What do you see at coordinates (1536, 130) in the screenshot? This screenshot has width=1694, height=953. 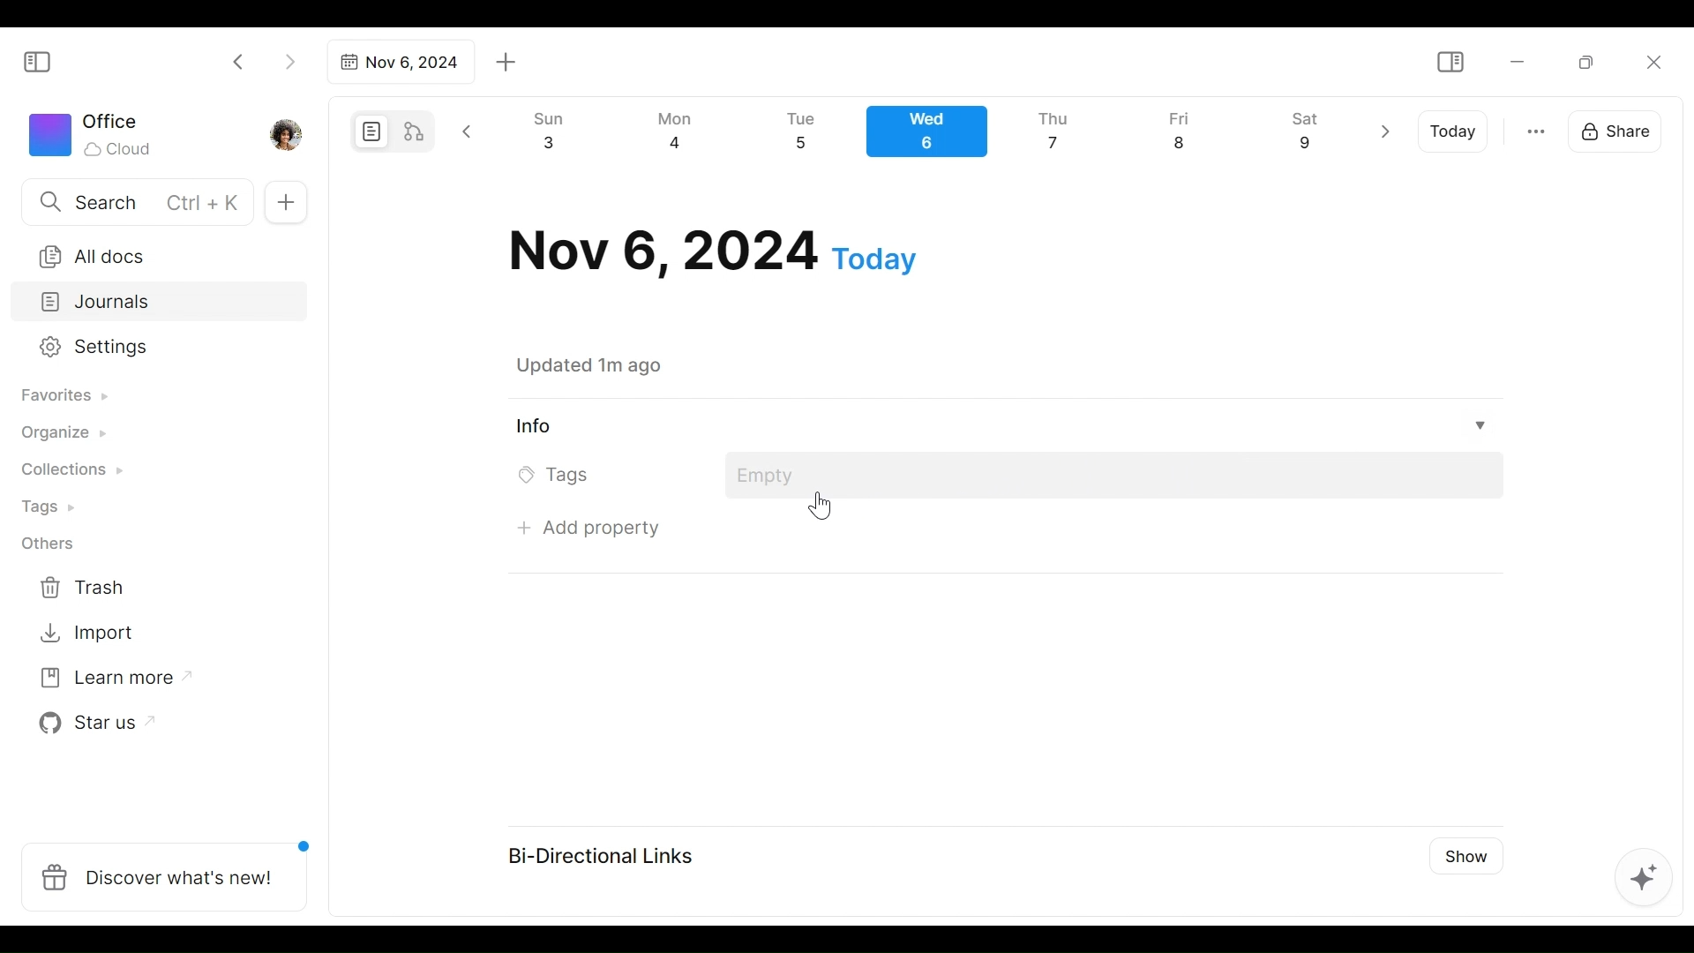 I see `more otions` at bounding box center [1536, 130].